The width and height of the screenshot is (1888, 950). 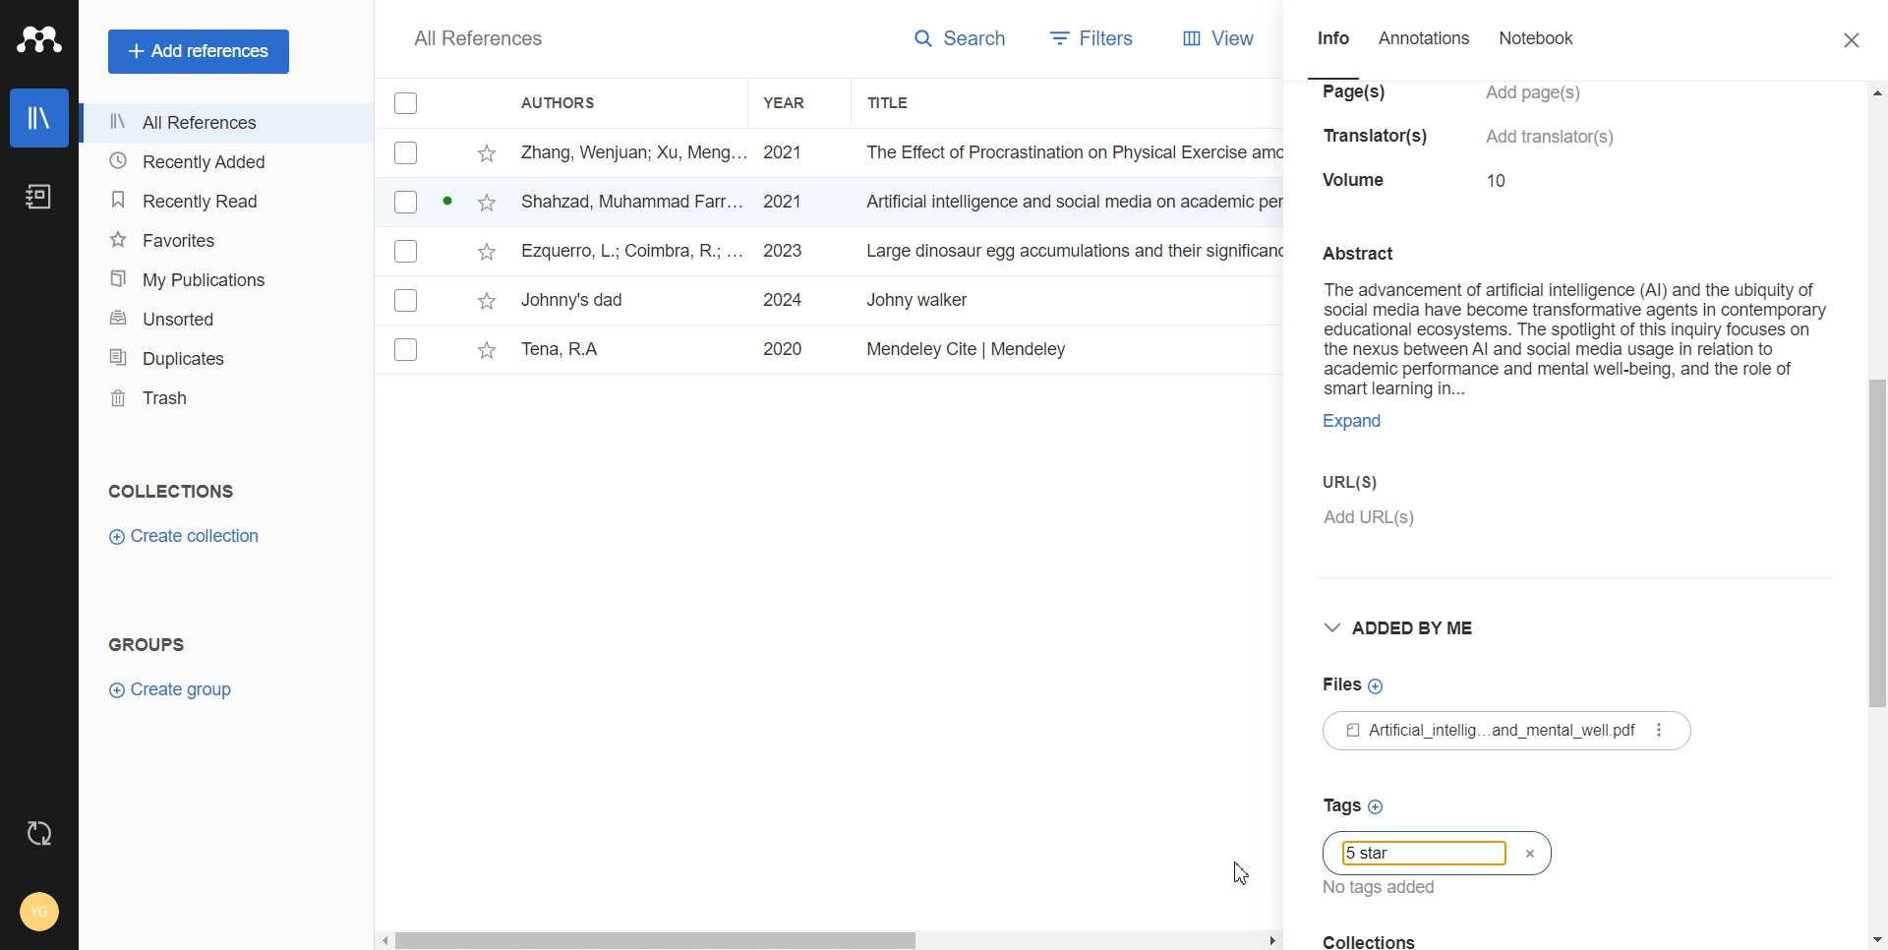 I want to click on Abstract

The advancement of artificial intelligence (Al) and the ubiquity of
social media have become transformative agents in contemporary
educational ecosystems. The spotlight of this inquiry focuses on
the nexus between Al and social media usage in relation to
academic performance and mental well-being, and the role of
smart learning in...

Expand, so click(x=1573, y=337).